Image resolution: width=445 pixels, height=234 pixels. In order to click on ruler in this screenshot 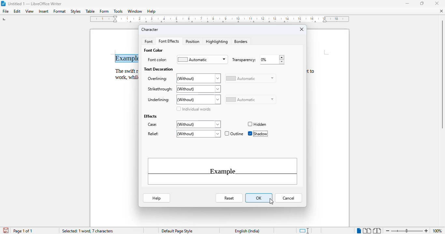, I will do `click(221, 20)`.